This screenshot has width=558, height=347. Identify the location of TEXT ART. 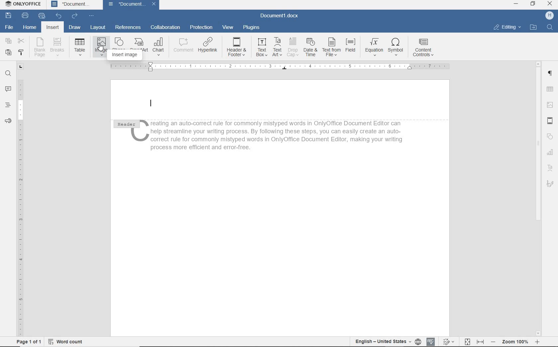
(277, 49).